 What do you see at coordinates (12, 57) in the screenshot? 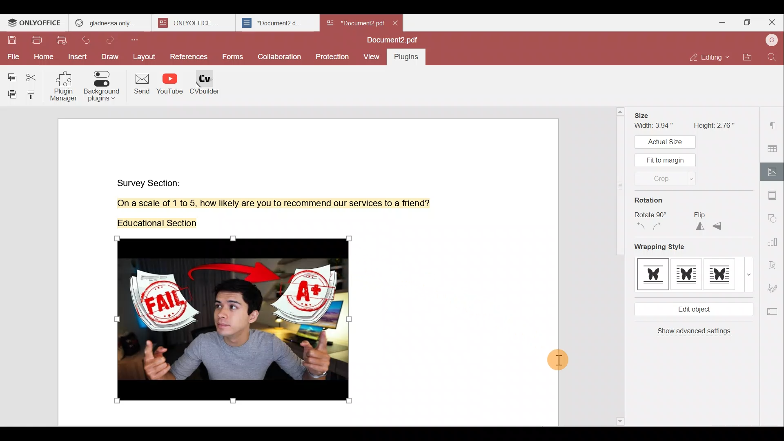
I see `File` at bounding box center [12, 57].